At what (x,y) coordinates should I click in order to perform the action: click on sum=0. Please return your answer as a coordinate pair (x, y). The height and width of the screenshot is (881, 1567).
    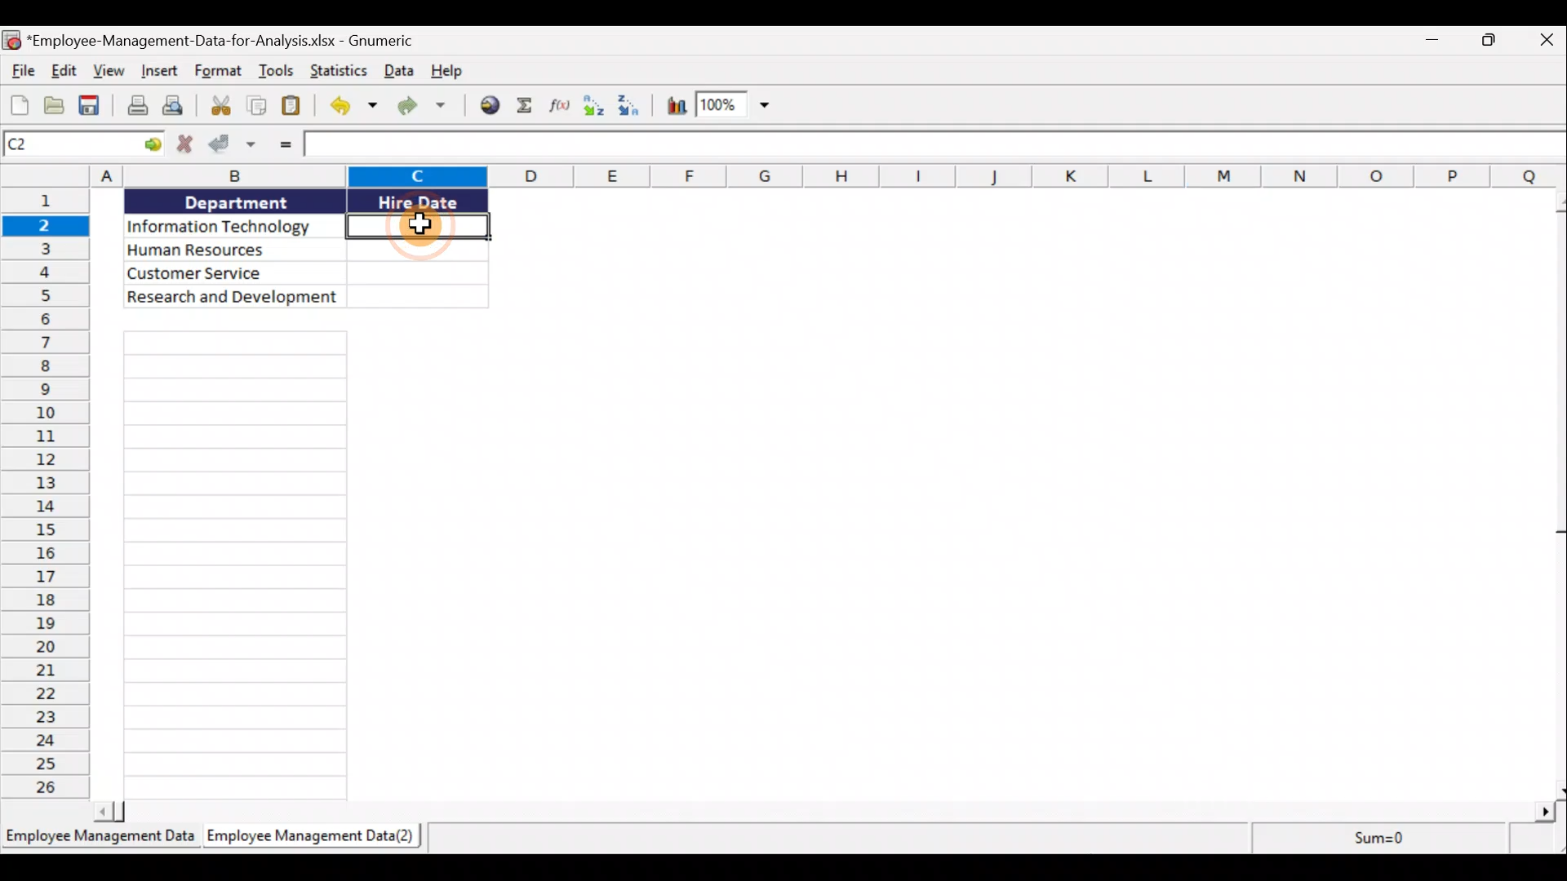
    Looking at the image, I should click on (1387, 841).